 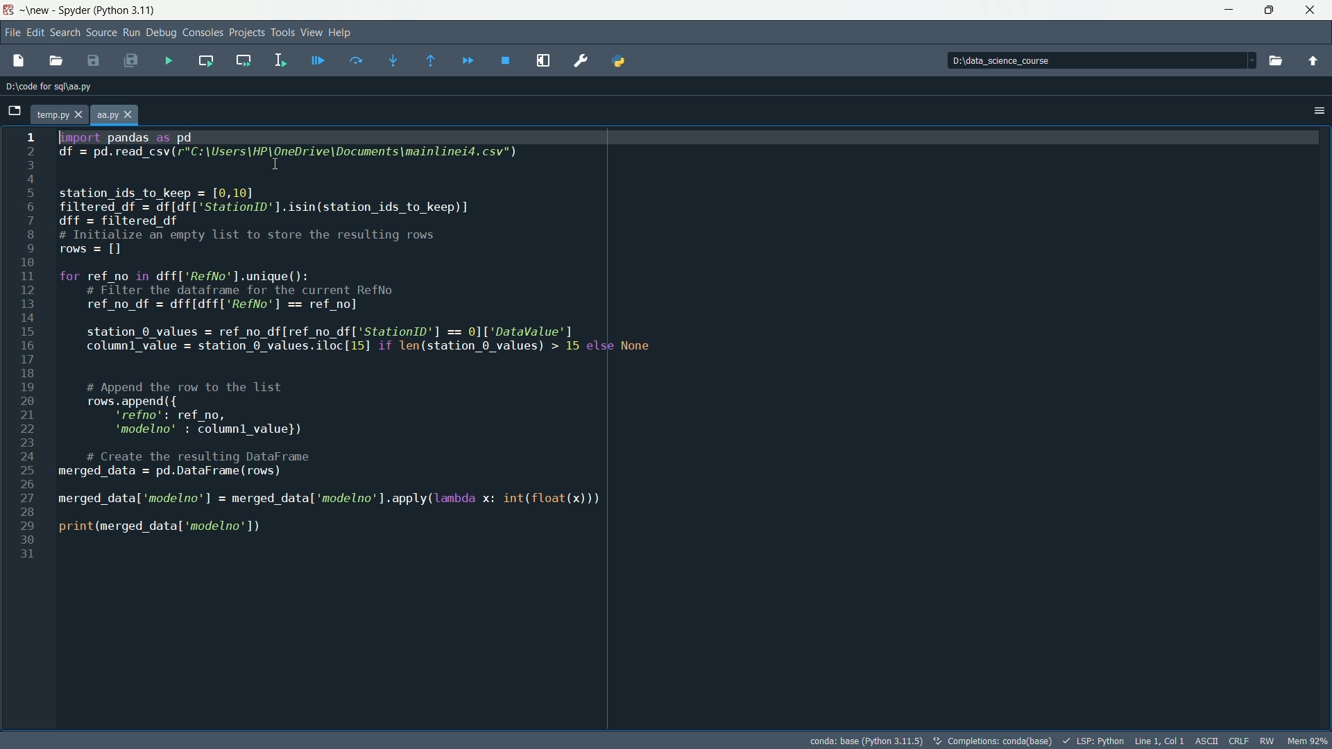 I want to click on debug file, so click(x=318, y=61).